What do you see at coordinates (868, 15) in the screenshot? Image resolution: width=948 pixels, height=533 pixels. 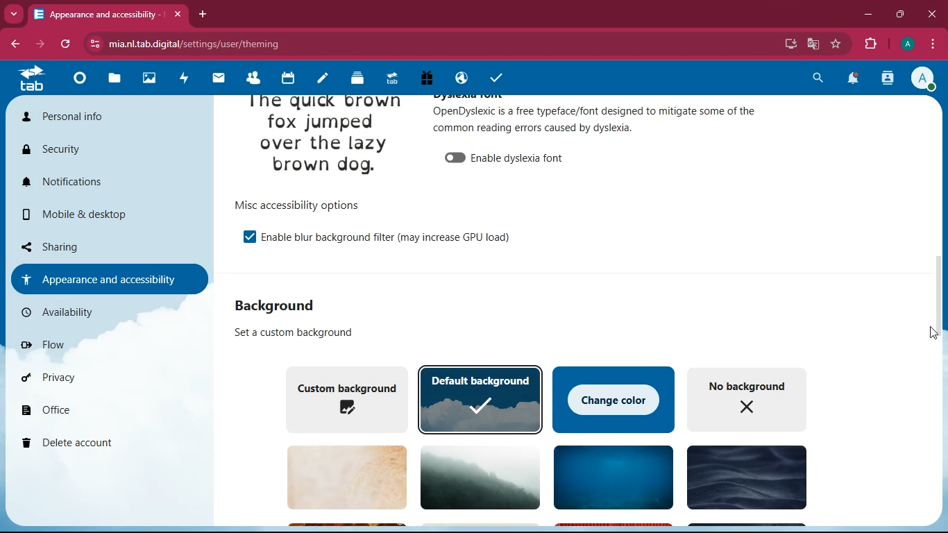 I see `minimize` at bounding box center [868, 15].